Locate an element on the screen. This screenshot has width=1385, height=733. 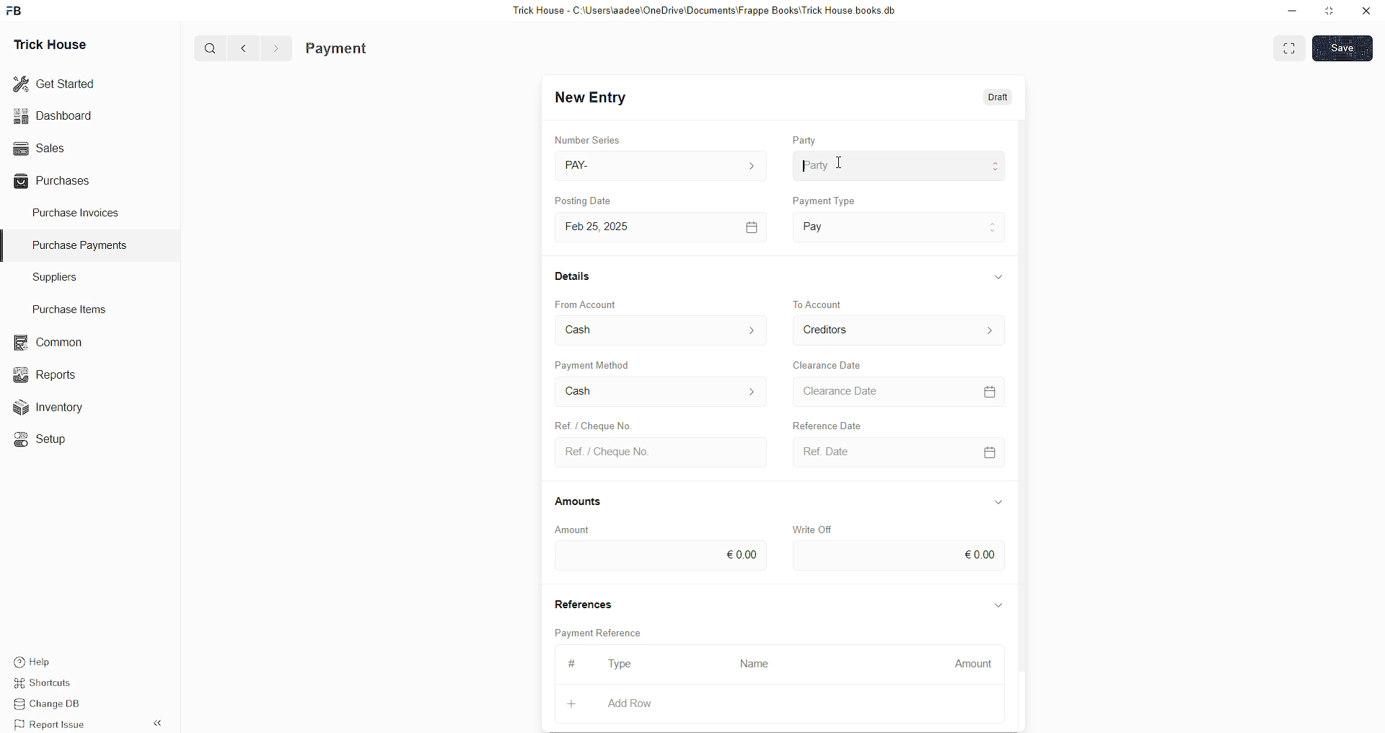
Ref Date is located at coordinates (820, 451).